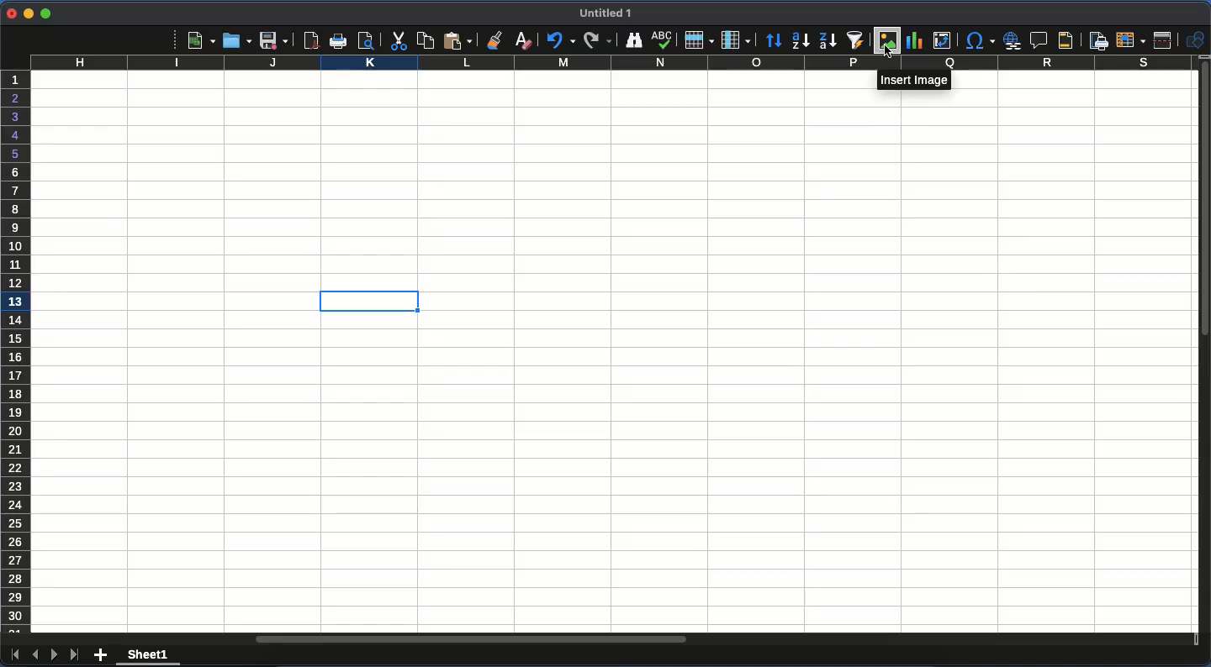 The image size is (1211, 667). What do you see at coordinates (458, 39) in the screenshot?
I see `paste` at bounding box center [458, 39].